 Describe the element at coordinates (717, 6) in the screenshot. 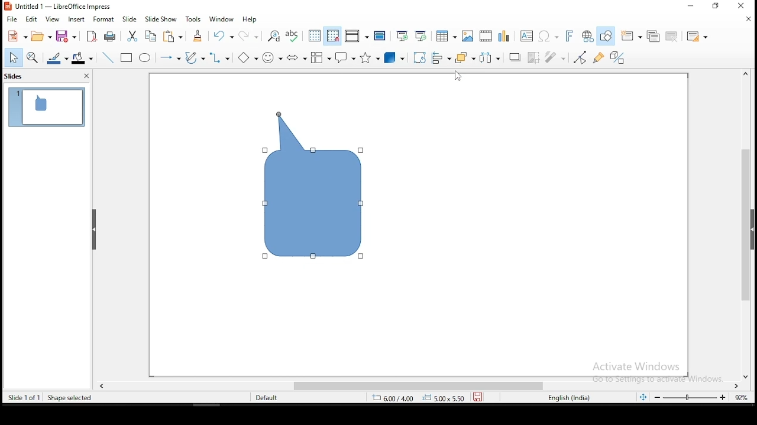

I see `minimize` at that location.